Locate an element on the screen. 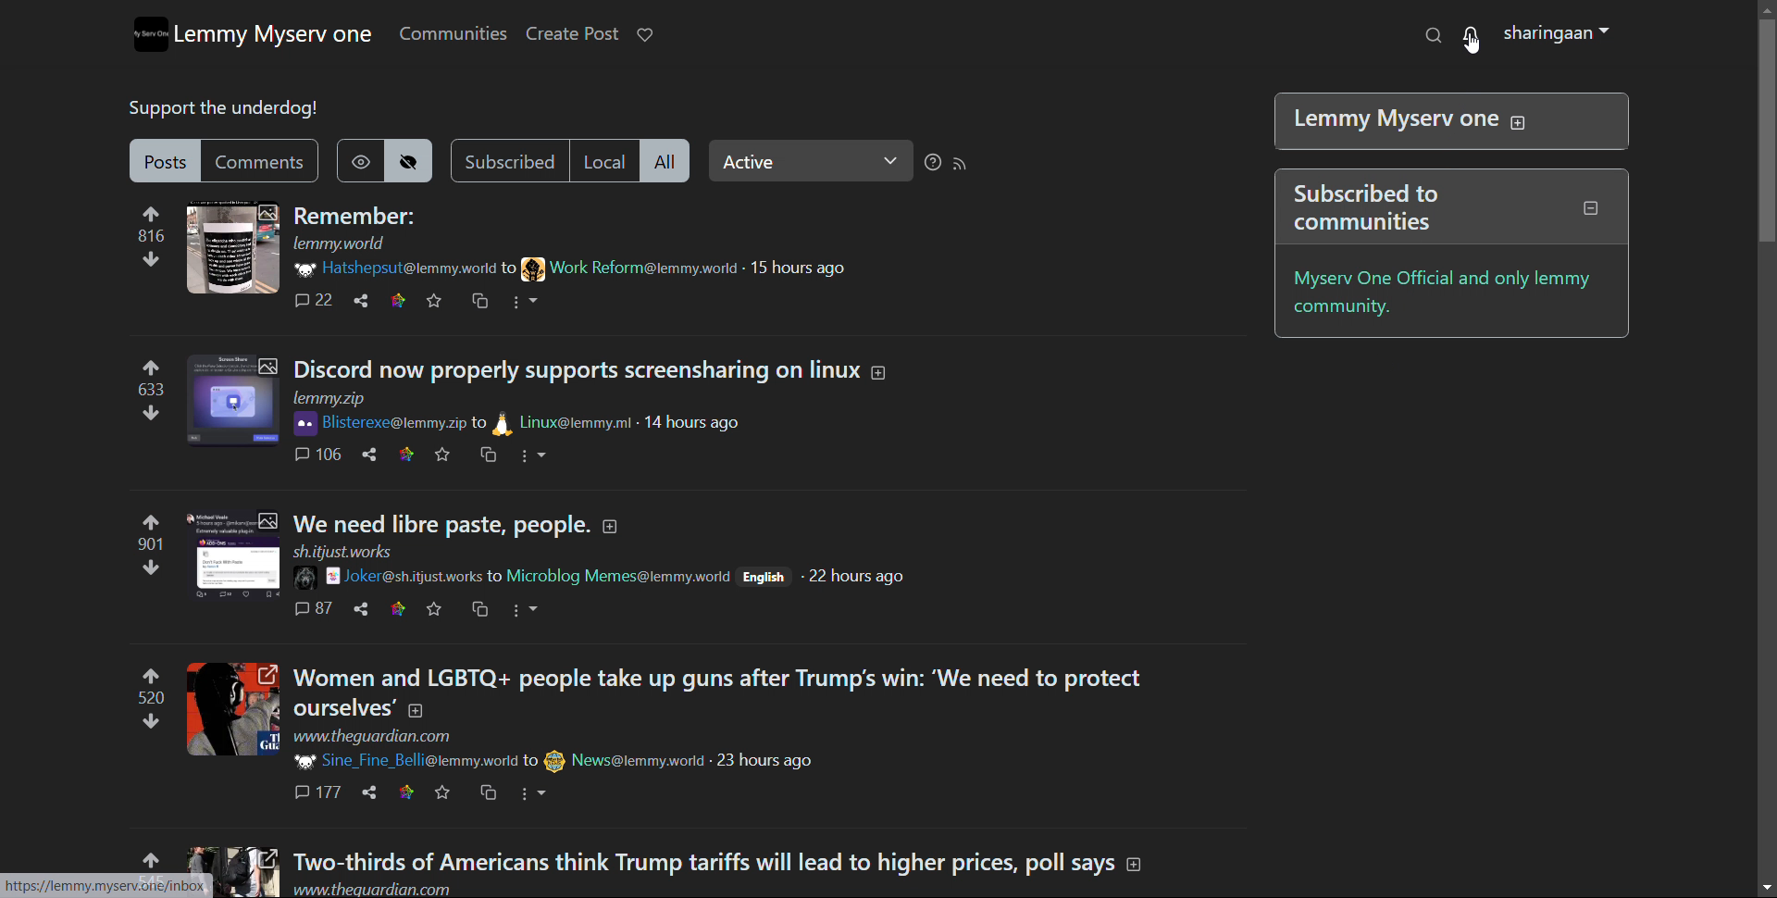  expand here is located at coordinates (232, 402).